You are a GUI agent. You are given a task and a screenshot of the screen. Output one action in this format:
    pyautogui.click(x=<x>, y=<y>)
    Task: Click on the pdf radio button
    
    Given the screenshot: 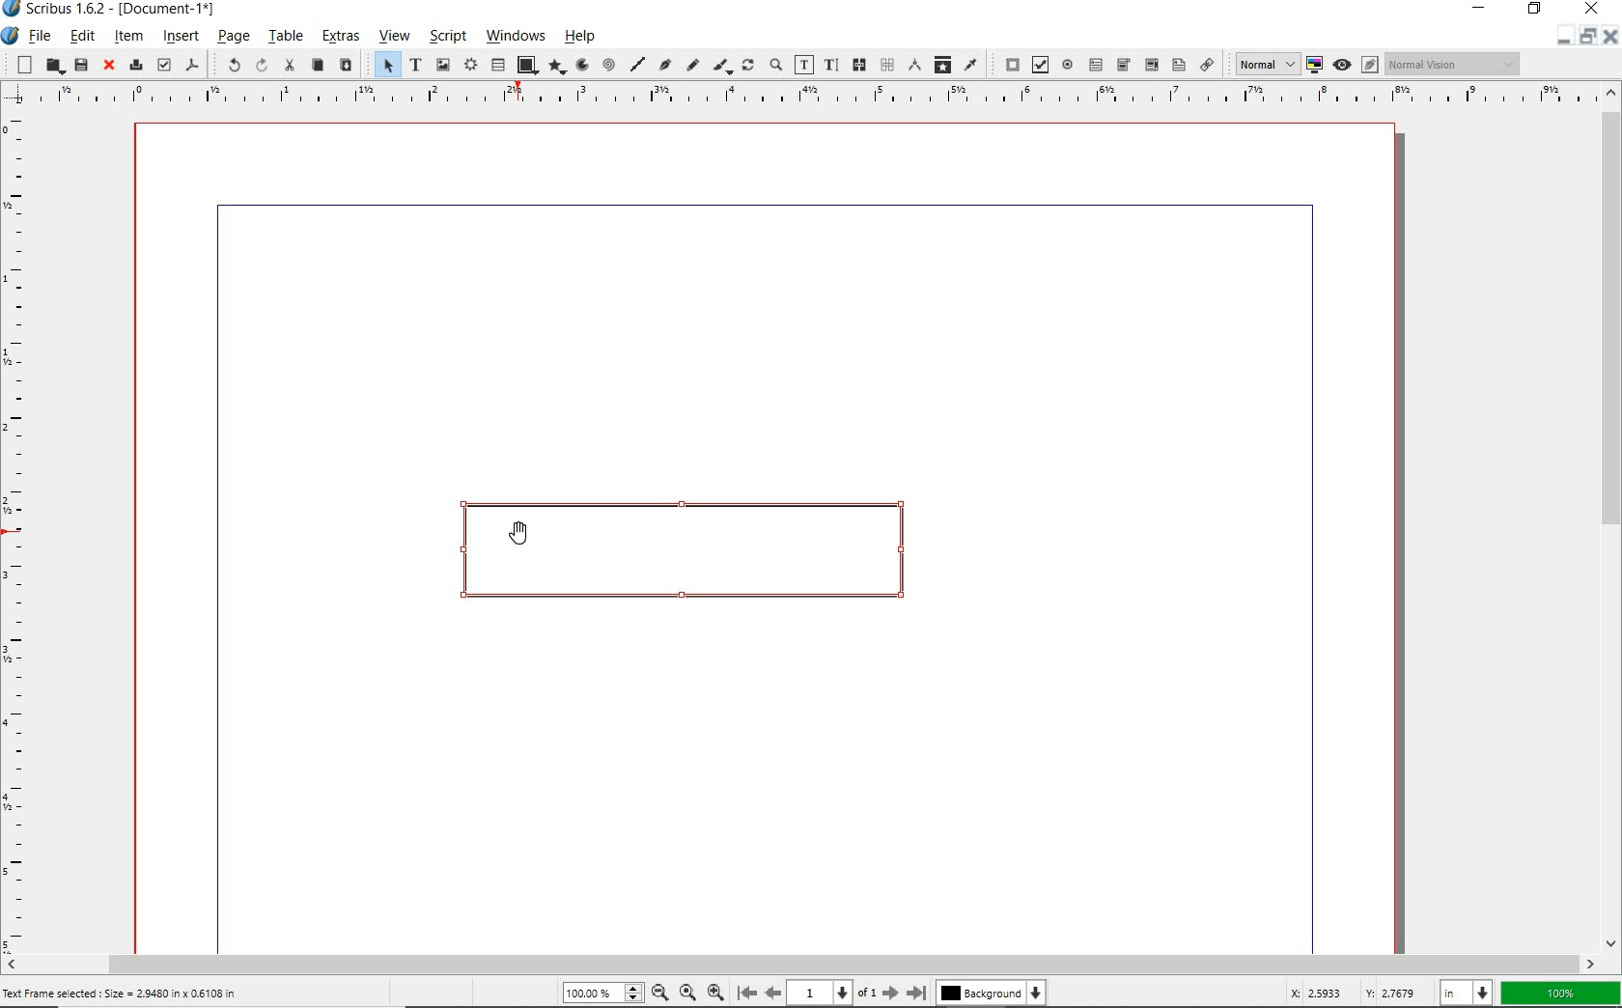 What is the action you would take?
    pyautogui.click(x=1068, y=67)
    